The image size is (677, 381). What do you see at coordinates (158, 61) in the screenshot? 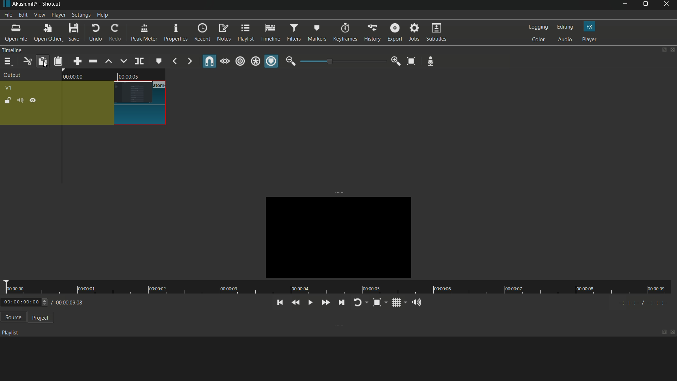
I see `create/edit marker` at bounding box center [158, 61].